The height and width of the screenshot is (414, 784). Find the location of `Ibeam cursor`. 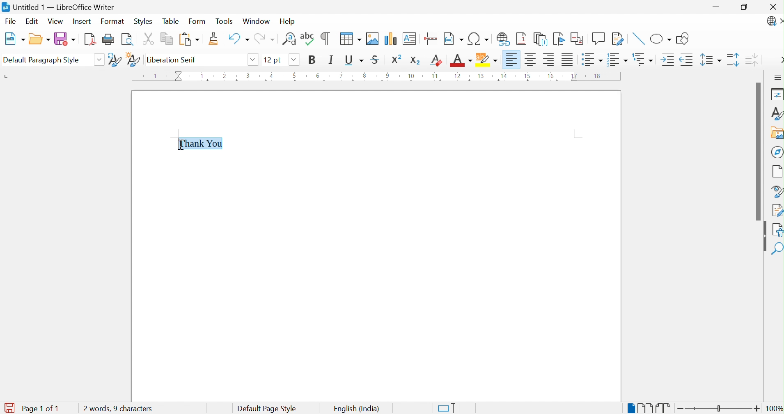

Ibeam cursor is located at coordinates (183, 146).